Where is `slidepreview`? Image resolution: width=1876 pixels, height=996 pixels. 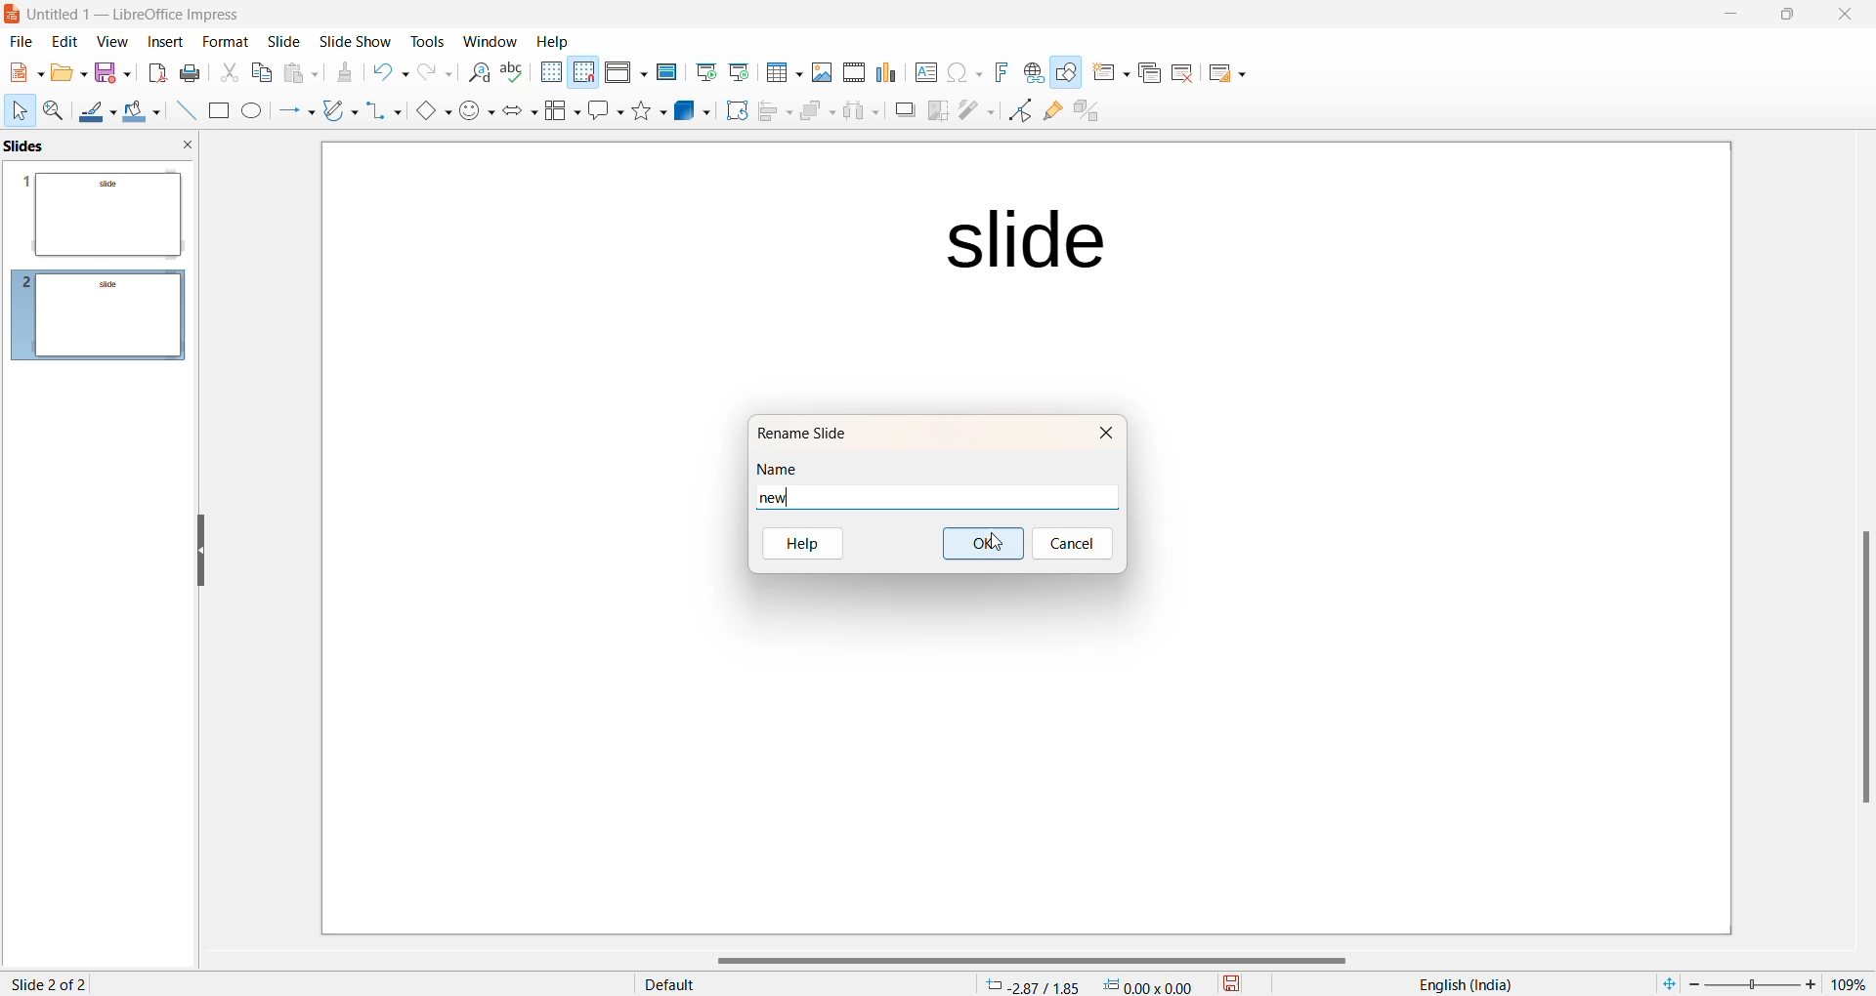 slidepreview is located at coordinates (104, 311).